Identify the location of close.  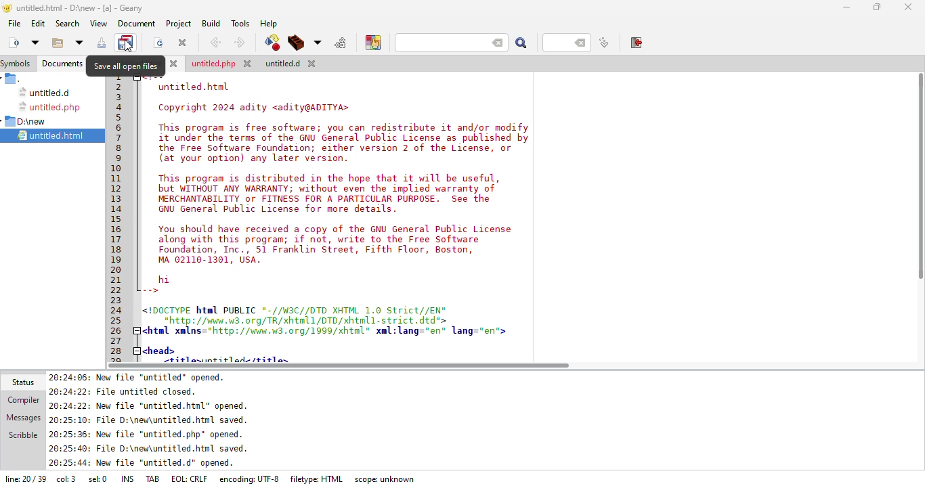
(173, 64).